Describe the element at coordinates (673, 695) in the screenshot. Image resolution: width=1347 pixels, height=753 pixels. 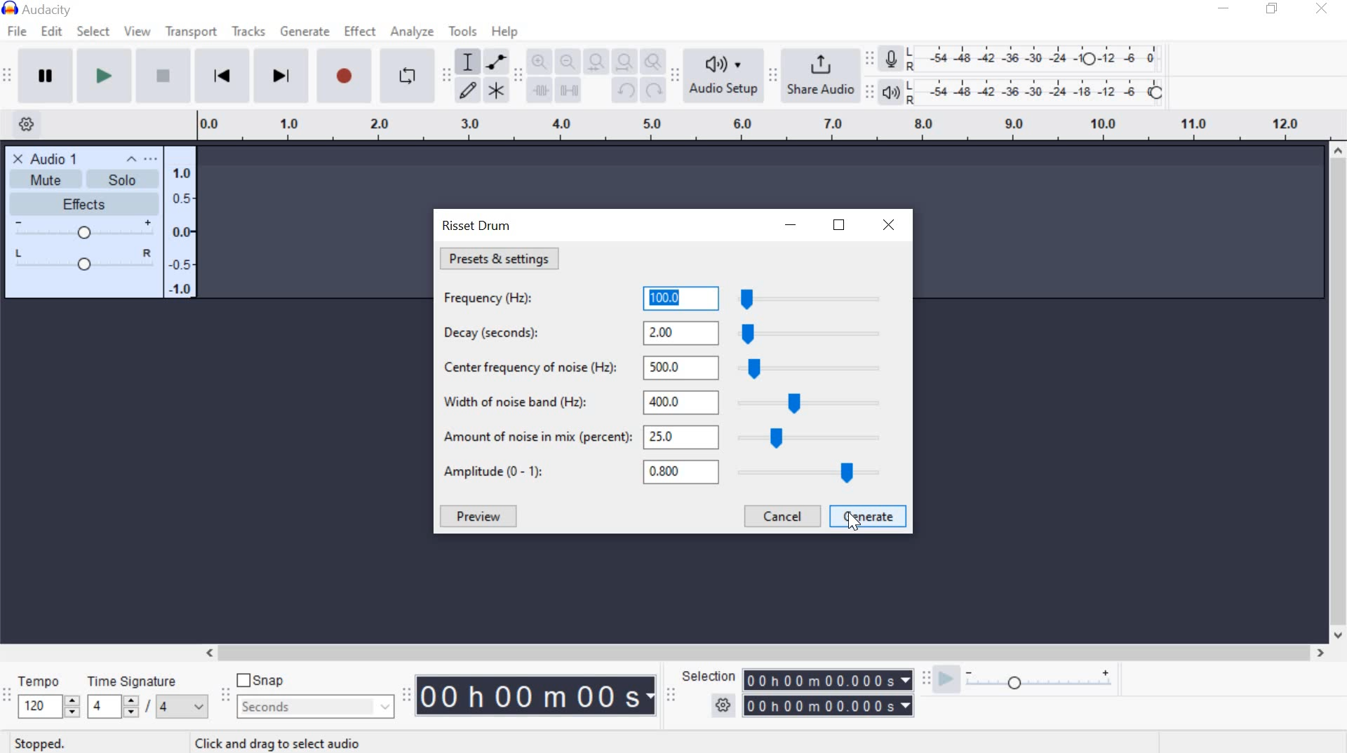
I see `Selection toolbar` at that location.